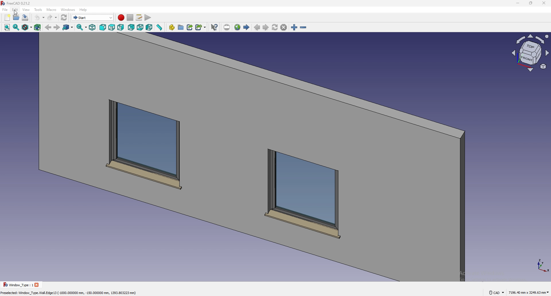 Image resolution: width=551 pixels, height=296 pixels. I want to click on Window _Type : 1, so click(17, 285).